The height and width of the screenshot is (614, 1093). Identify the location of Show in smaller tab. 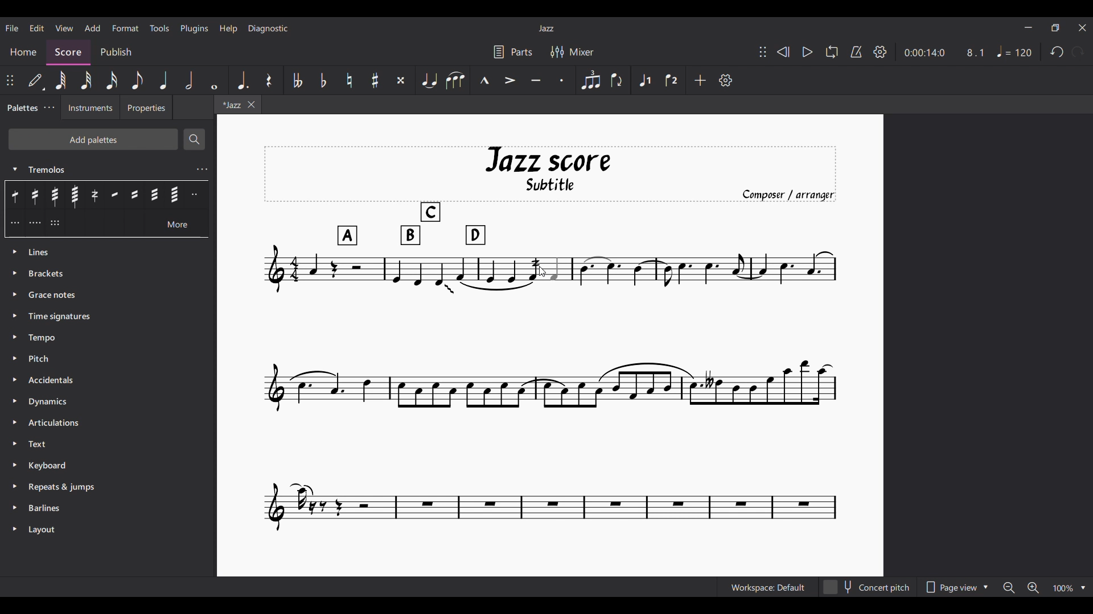
(1055, 27).